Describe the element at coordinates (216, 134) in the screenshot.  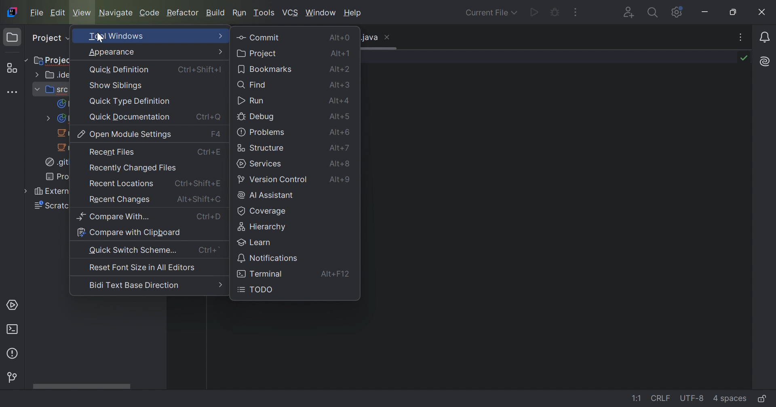
I see `F4` at that location.